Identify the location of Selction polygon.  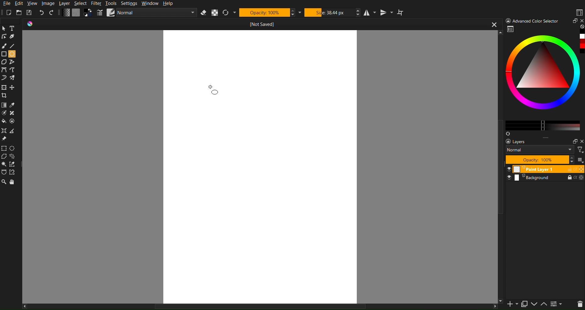
(4, 157).